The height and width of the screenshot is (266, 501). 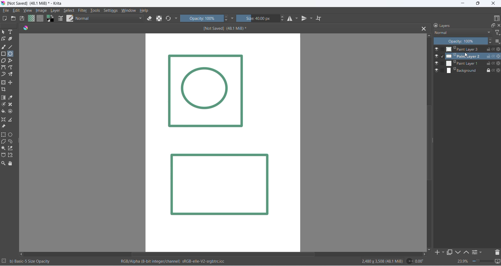 I want to click on color selection tool, so click(x=10, y=148).